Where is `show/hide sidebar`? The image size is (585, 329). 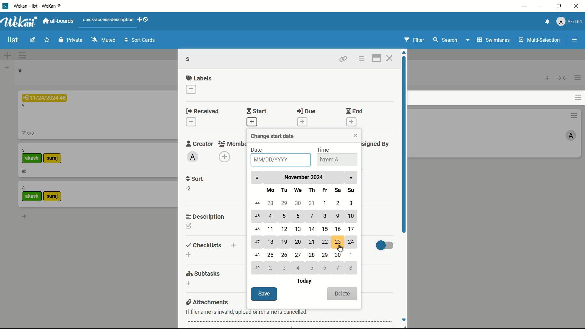 show/hide sidebar is located at coordinates (575, 40).